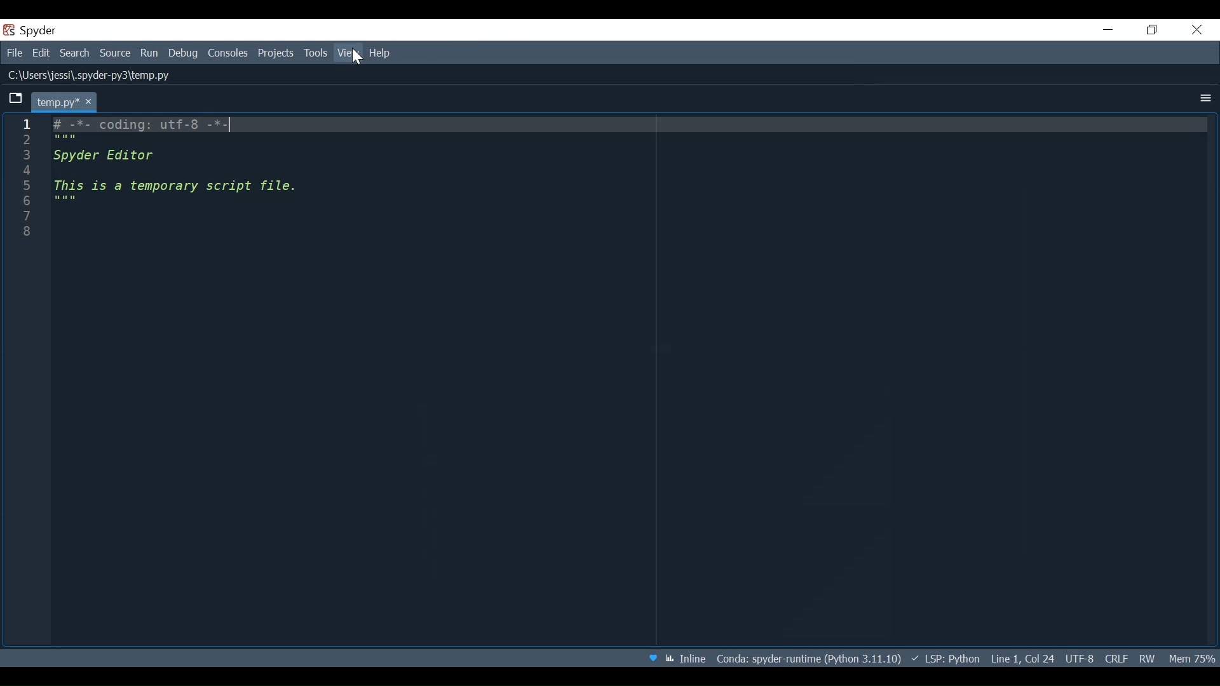 This screenshot has width=1220, height=686. I want to click on temp.py, so click(66, 100).